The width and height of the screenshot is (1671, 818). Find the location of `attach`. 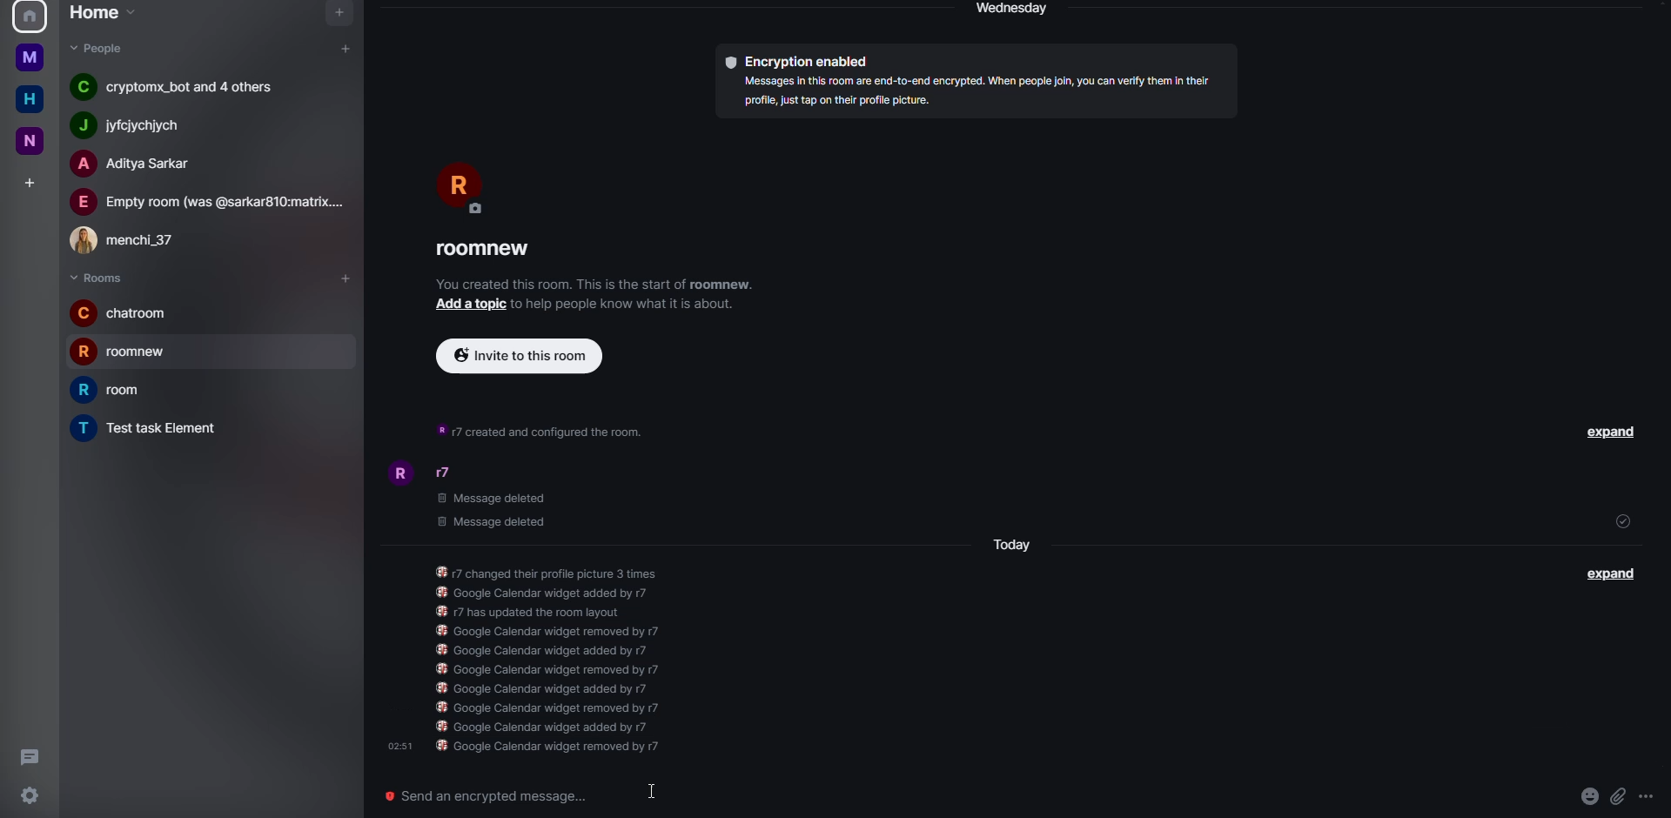

attach is located at coordinates (1617, 795).